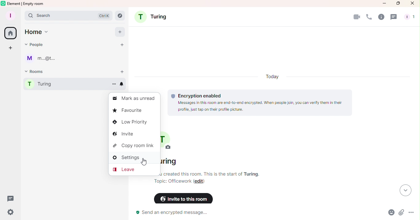 The image size is (420, 220). Describe the element at coordinates (13, 199) in the screenshot. I see `Threads` at that location.